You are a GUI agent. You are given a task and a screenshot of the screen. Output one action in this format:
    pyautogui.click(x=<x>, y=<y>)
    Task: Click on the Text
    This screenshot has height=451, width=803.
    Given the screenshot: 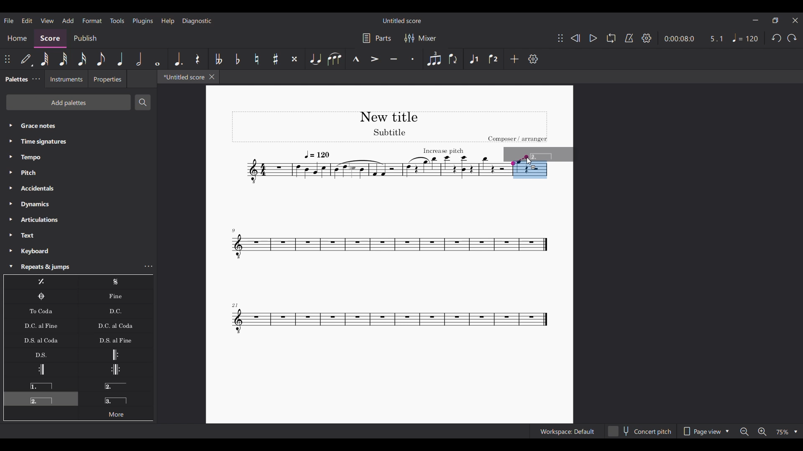 What is the action you would take?
    pyautogui.click(x=79, y=236)
    